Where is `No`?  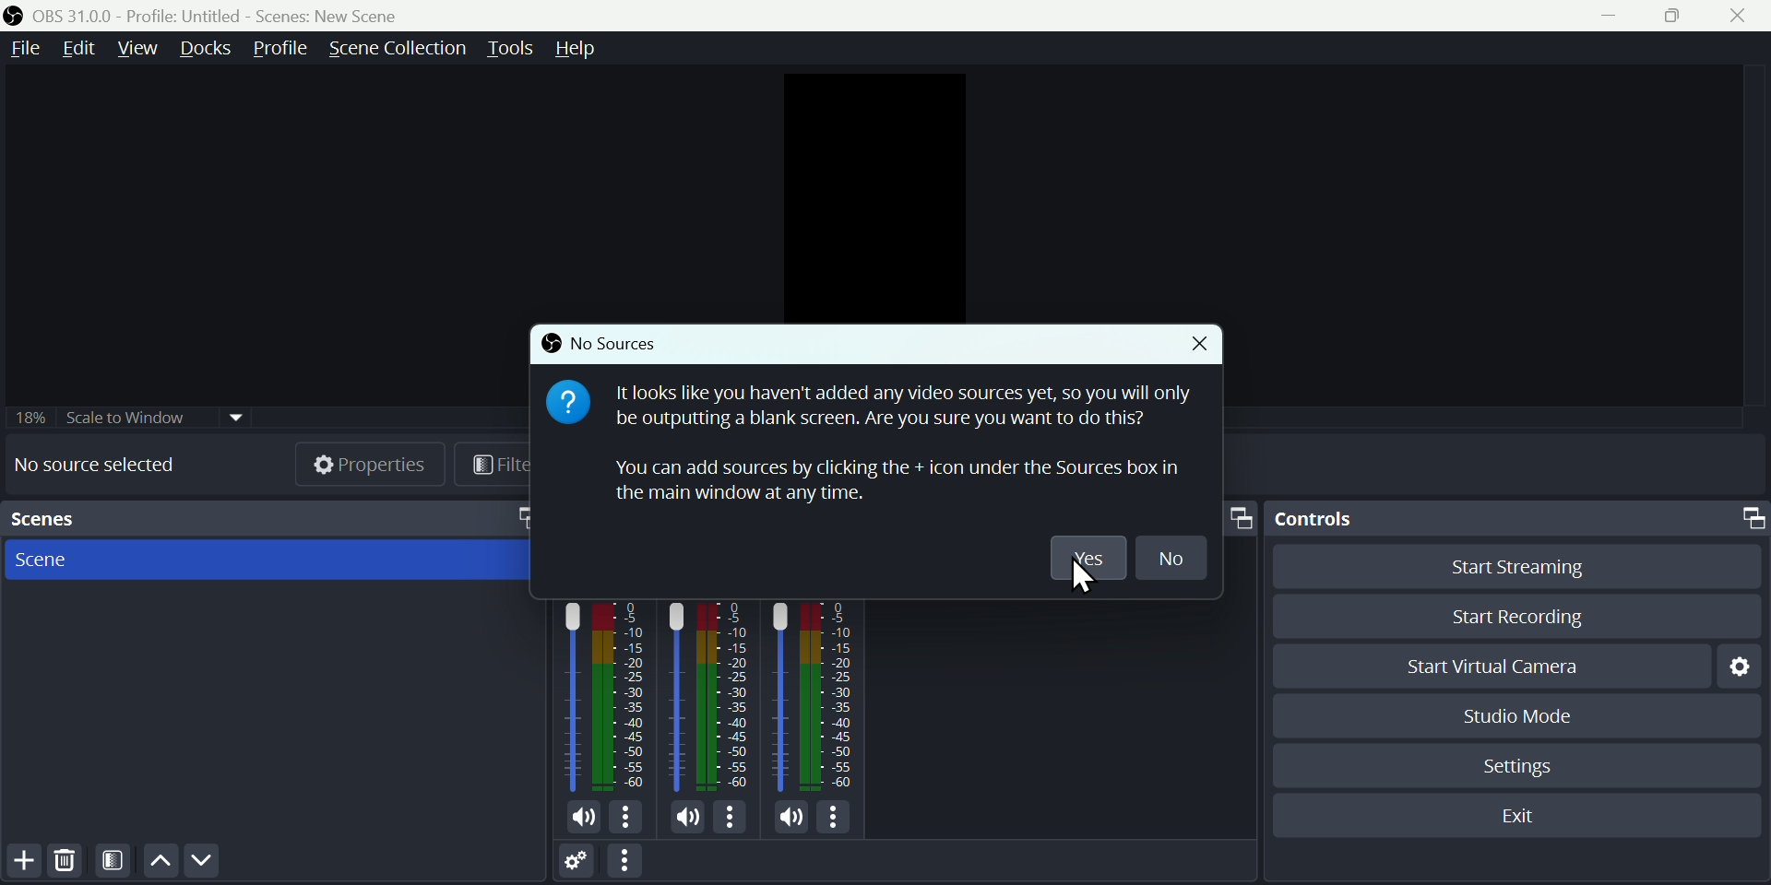 No is located at coordinates (1171, 556).